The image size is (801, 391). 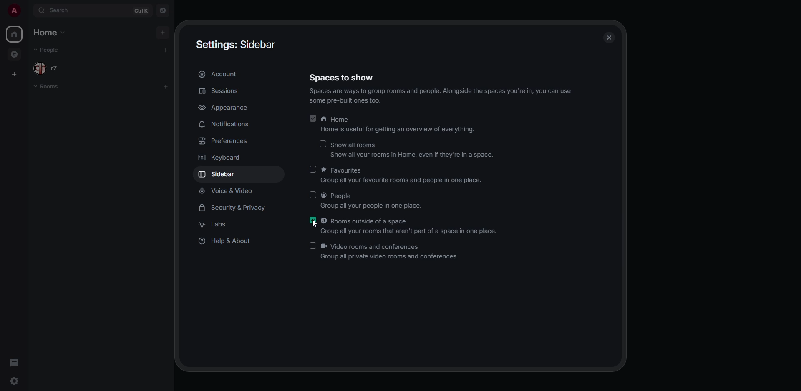 I want to click on notifications, so click(x=226, y=123).